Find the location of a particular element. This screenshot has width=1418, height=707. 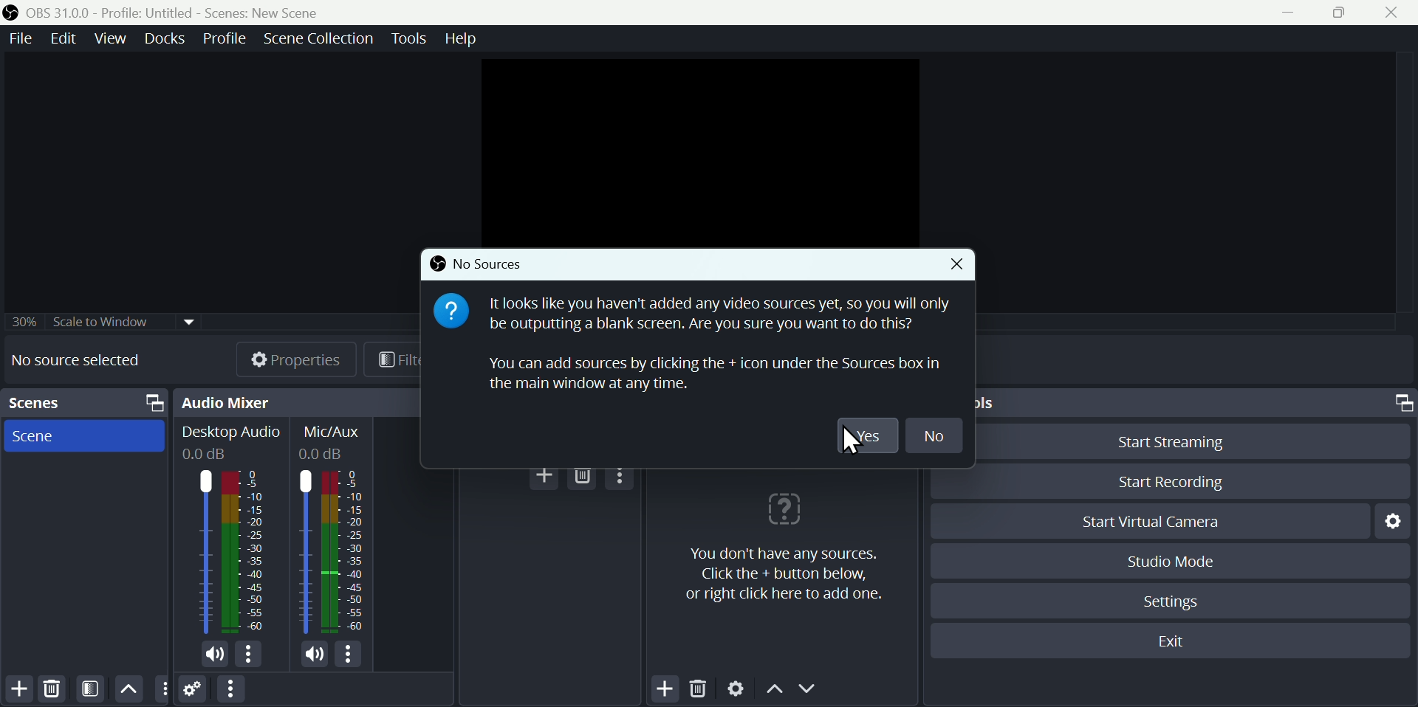

scenes collection is located at coordinates (318, 38).